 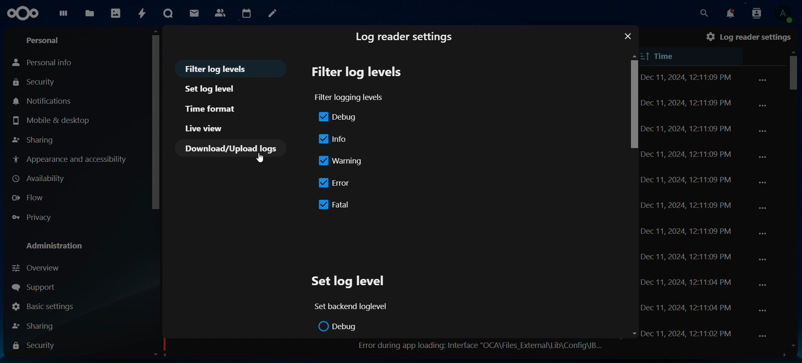 I want to click on personal, so click(x=45, y=40).